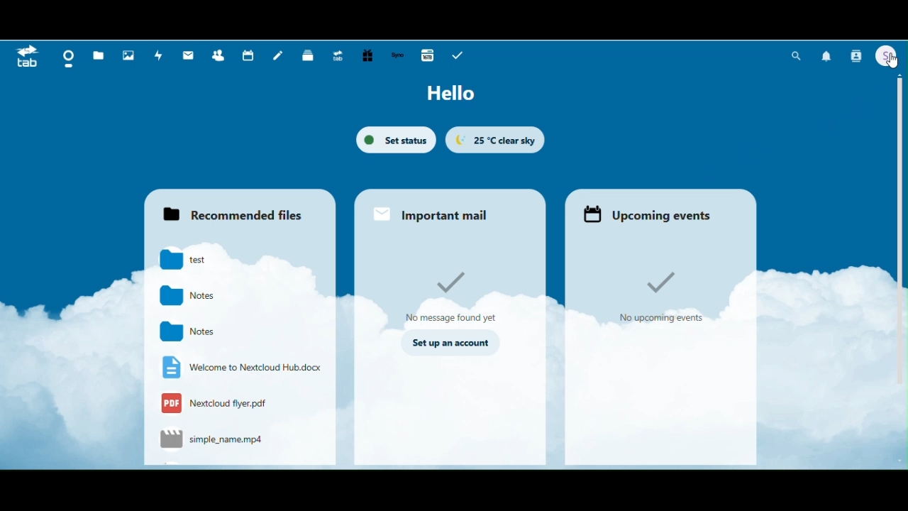 The width and height of the screenshot is (908, 511). Describe the element at coordinates (495, 140) in the screenshot. I see `25 °C clear sky` at that location.